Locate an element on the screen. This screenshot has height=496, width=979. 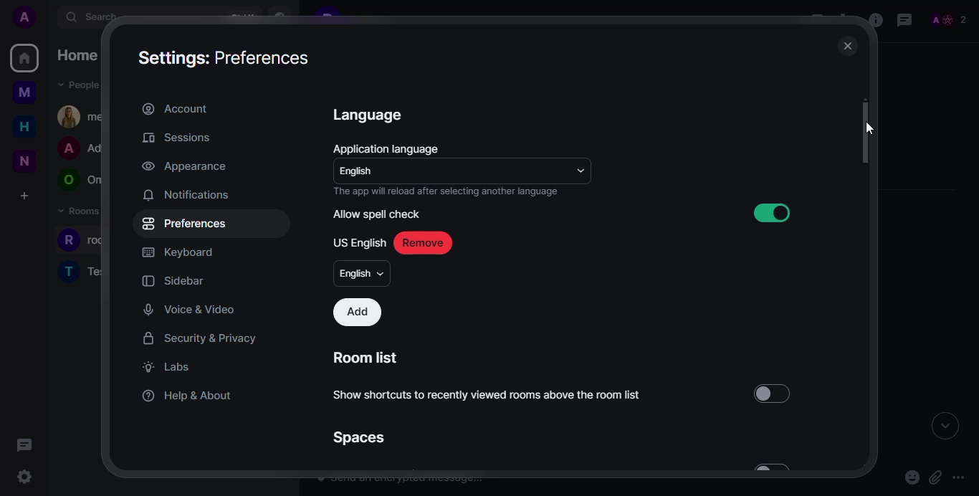
labs is located at coordinates (165, 366).